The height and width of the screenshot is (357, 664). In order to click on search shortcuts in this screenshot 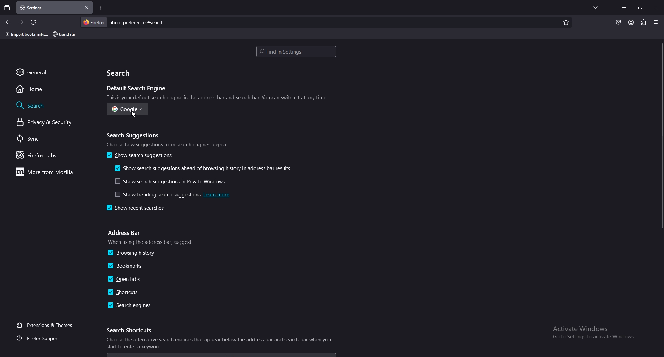, I will do `click(132, 330)`.